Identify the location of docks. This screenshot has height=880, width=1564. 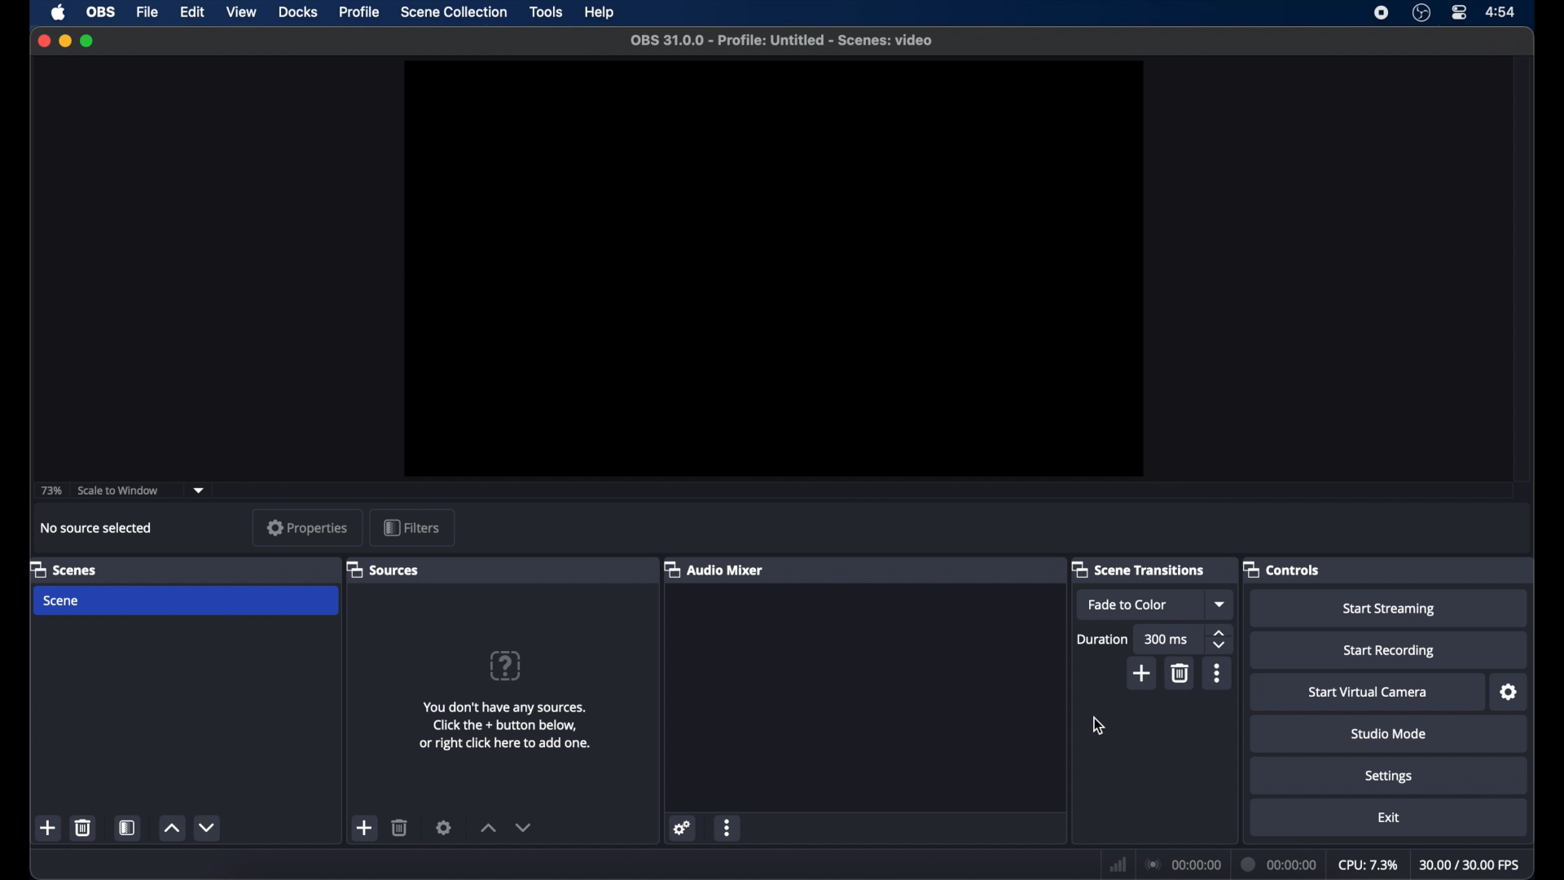
(299, 12).